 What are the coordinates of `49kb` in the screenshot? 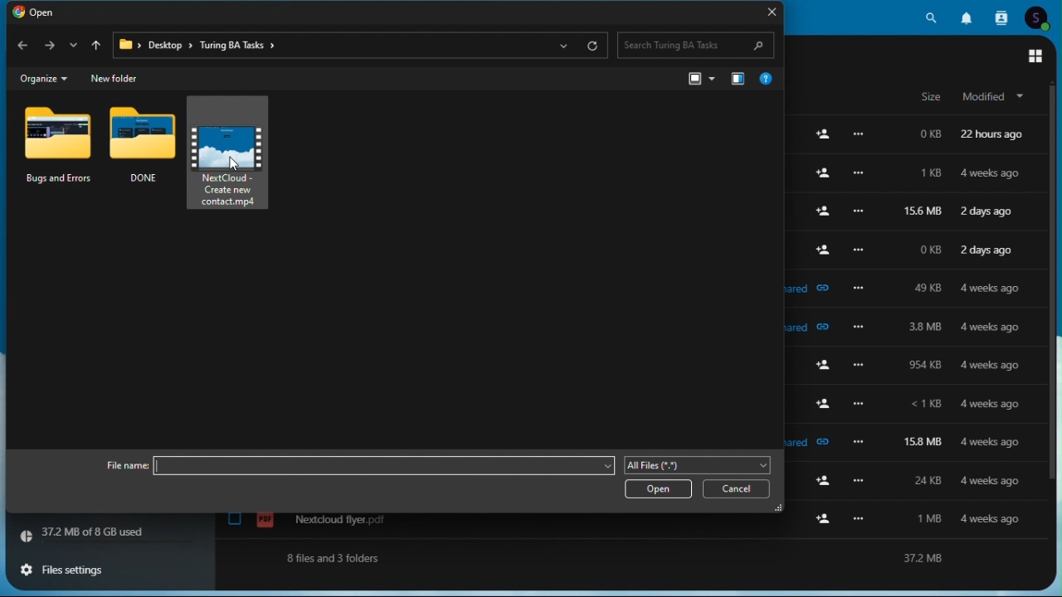 It's located at (926, 288).